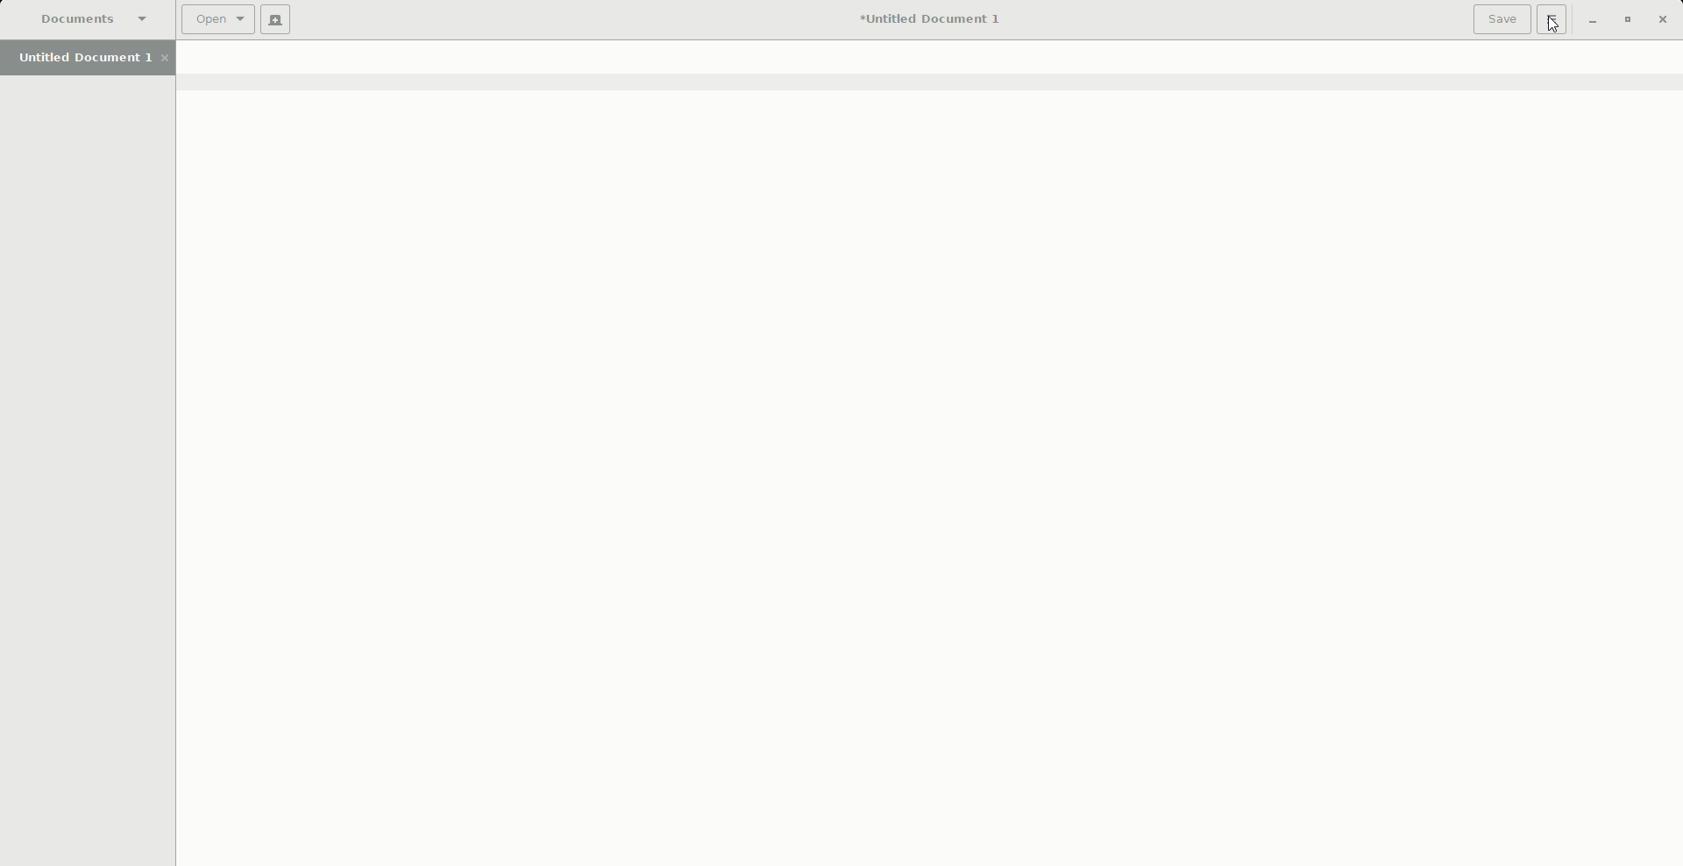 This screenshot has height=866, width=1683. What do you see at coordinates (96, 20) in the screenshot?
I see `Documents` at bounding box center [96, 20].